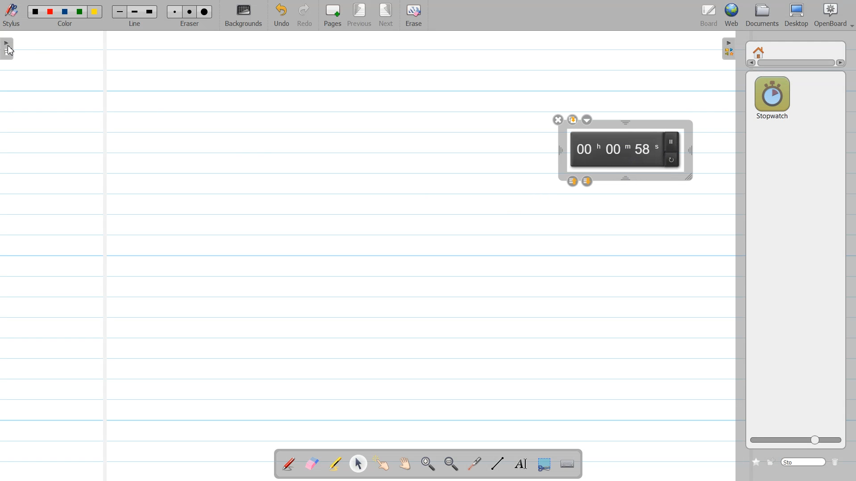 The height and width of the screenshot is (481, 856). Describe the element at coordinates (588, 181) in the screenshot. I see `Layer down` at that location.